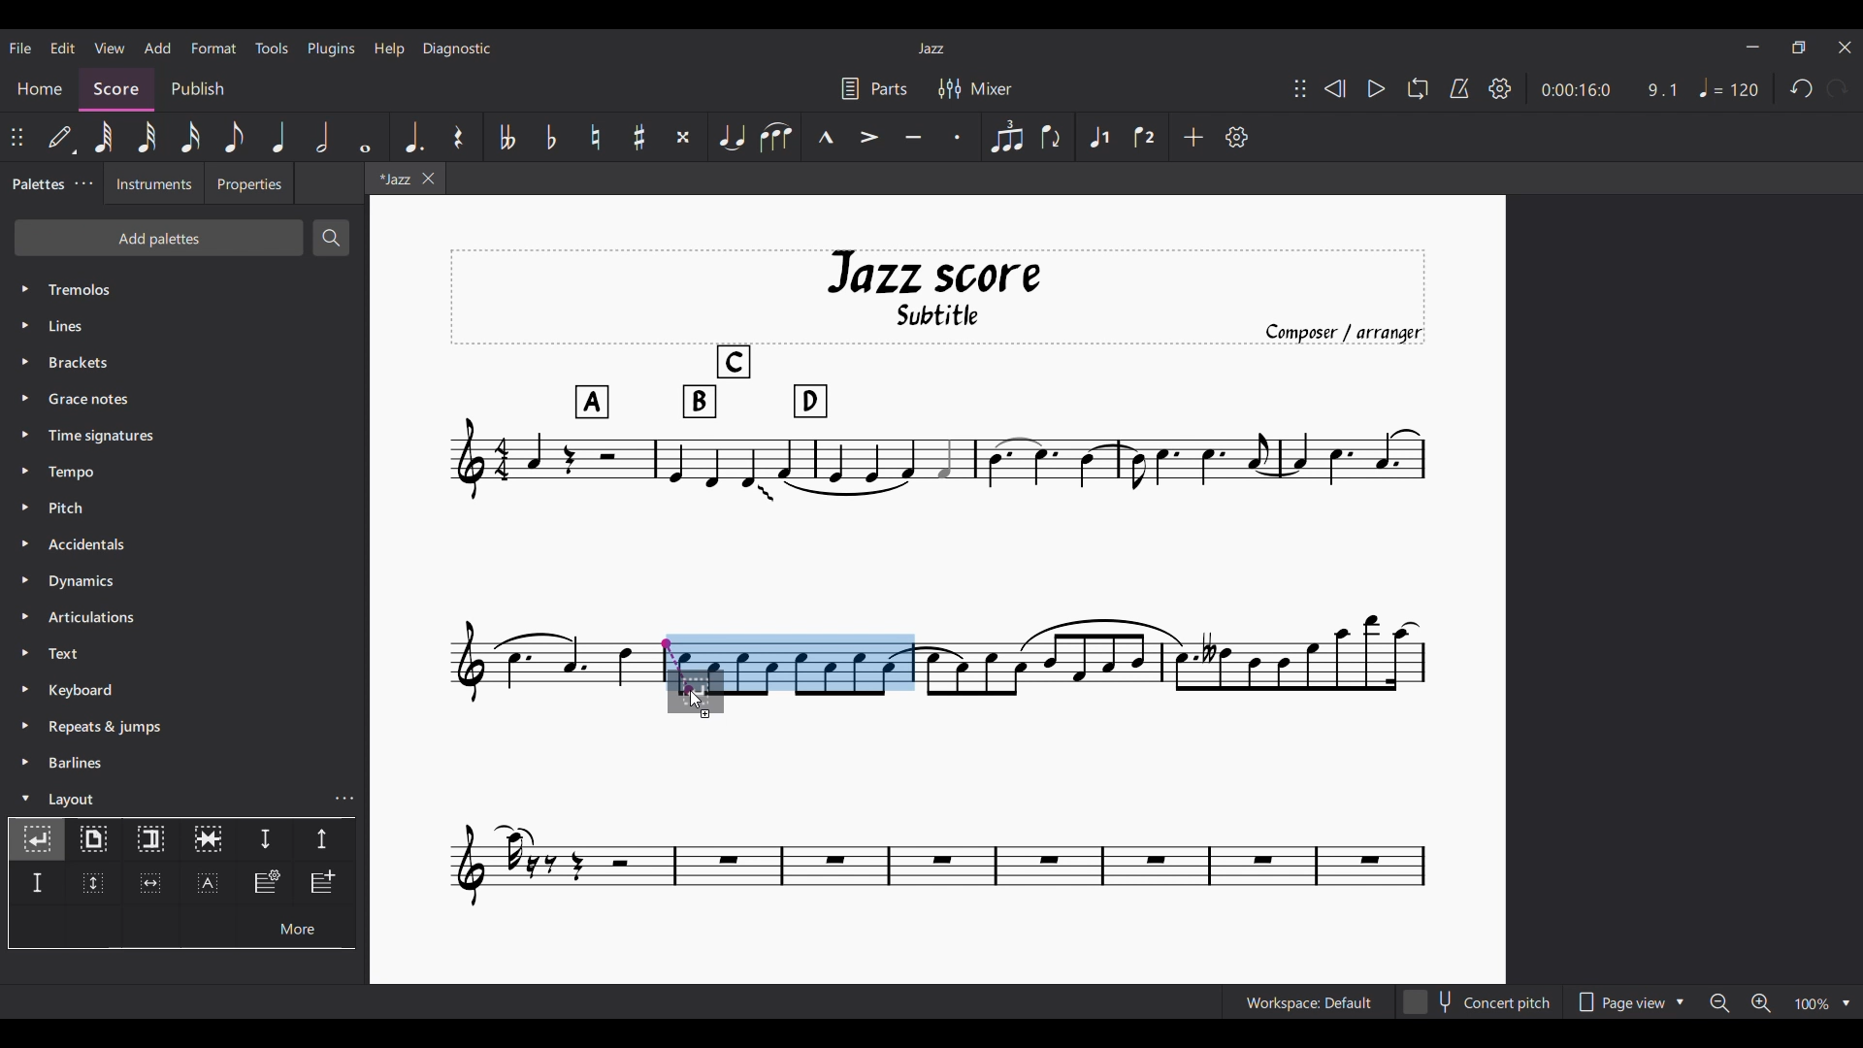 The width and height of the screenshot is (1863, 1048). I want to click on Play, so click(1377, 88).